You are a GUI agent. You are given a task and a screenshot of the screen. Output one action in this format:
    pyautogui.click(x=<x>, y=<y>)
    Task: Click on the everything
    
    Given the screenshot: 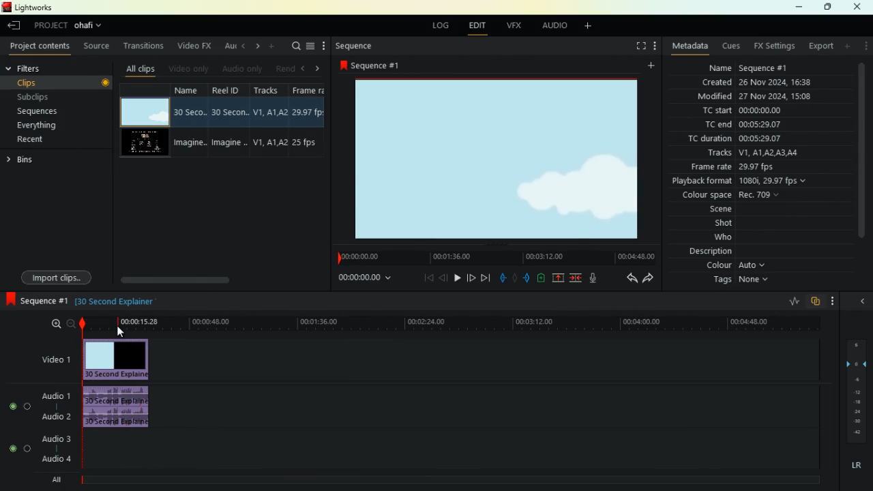 What is the action you would take?
    pyautogui.click(x=42, y=125)
    